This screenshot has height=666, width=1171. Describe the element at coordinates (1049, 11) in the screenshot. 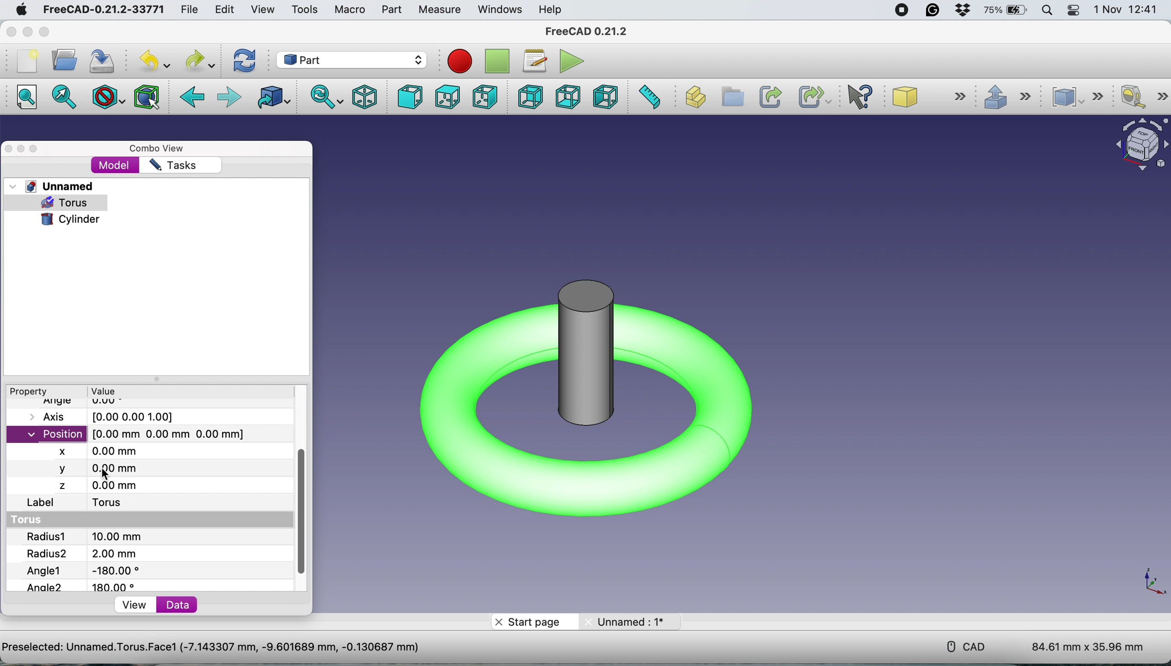

I see `spotlight search` at that location.